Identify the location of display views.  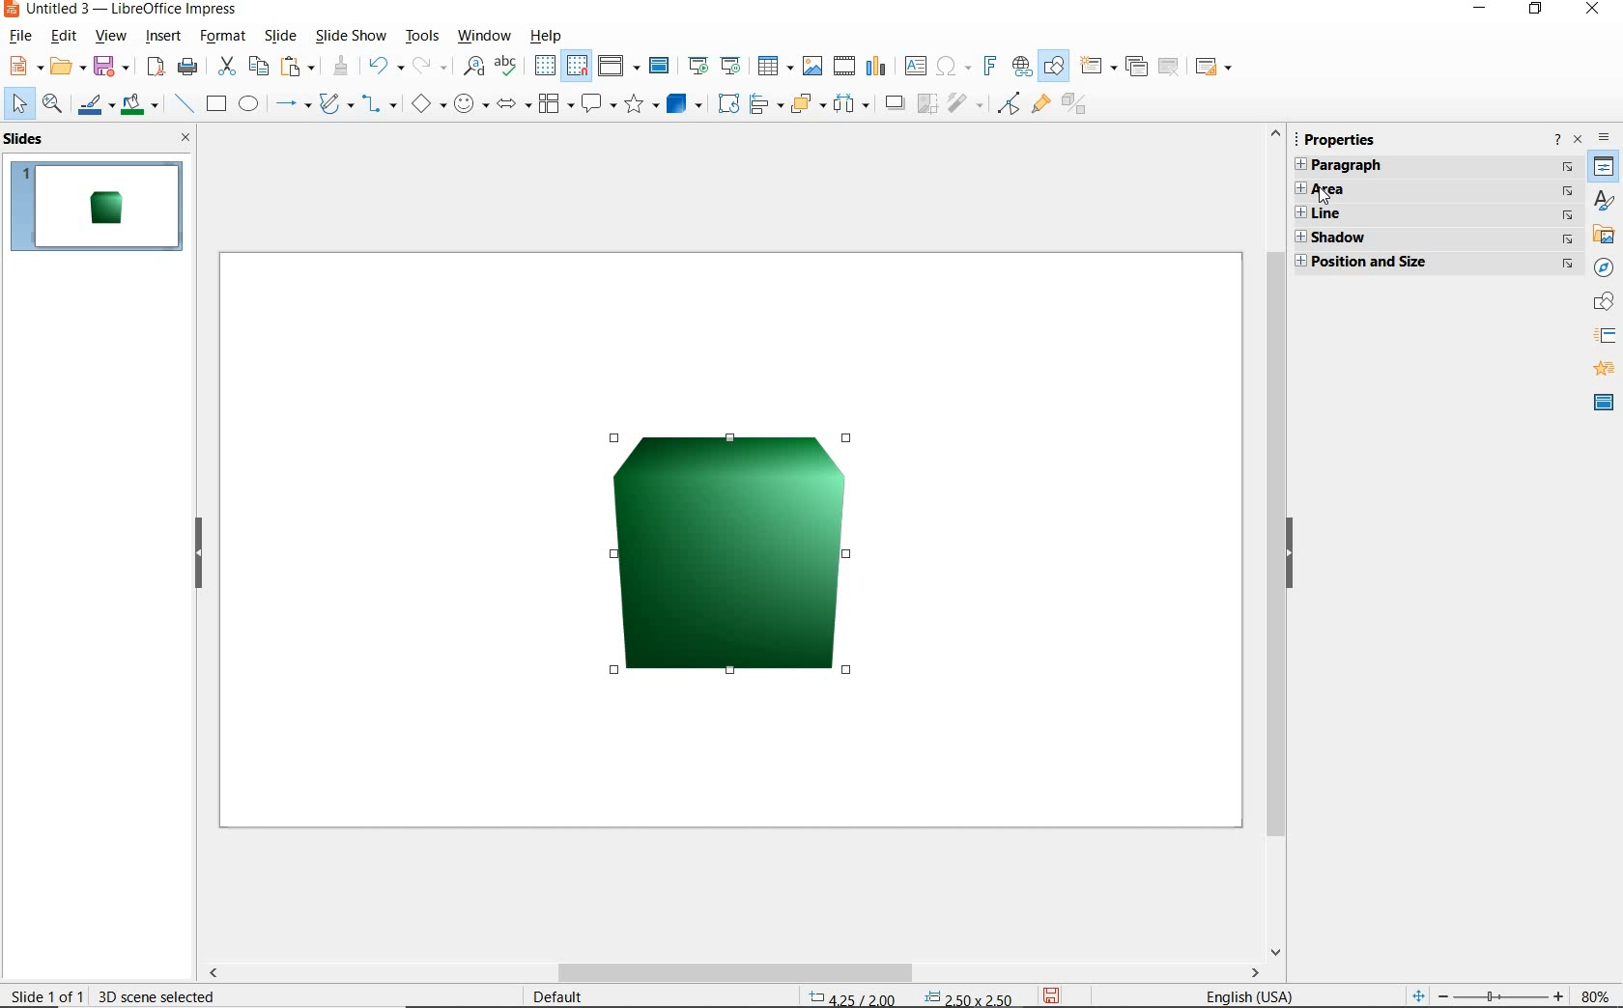
(619, 67).